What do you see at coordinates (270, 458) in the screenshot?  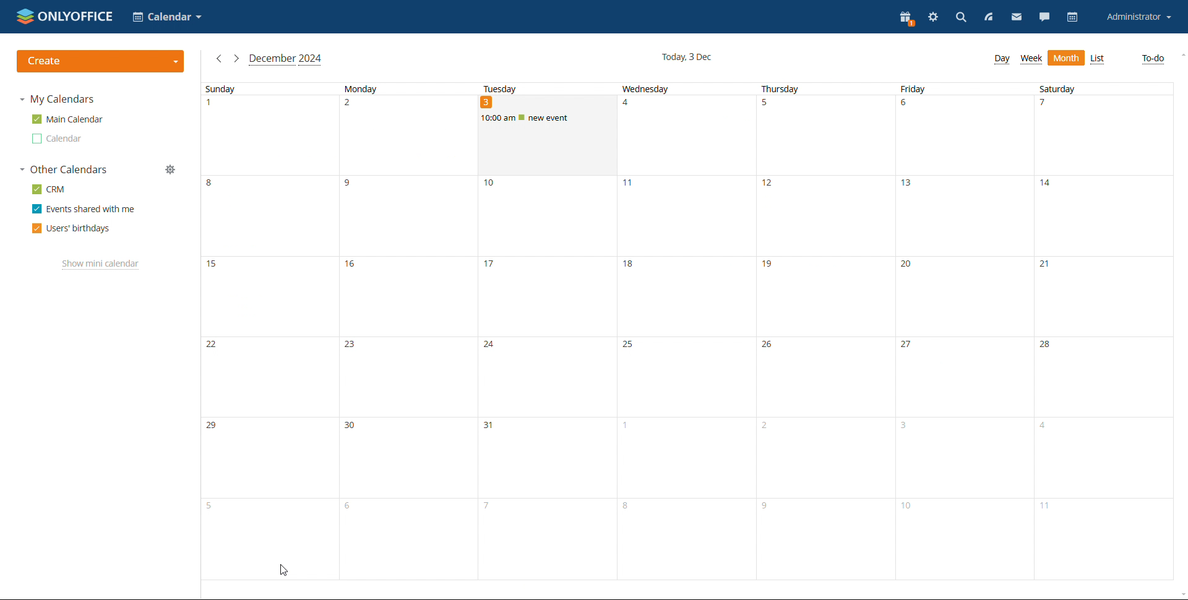 I see `29` at bounding box center [270, 458].